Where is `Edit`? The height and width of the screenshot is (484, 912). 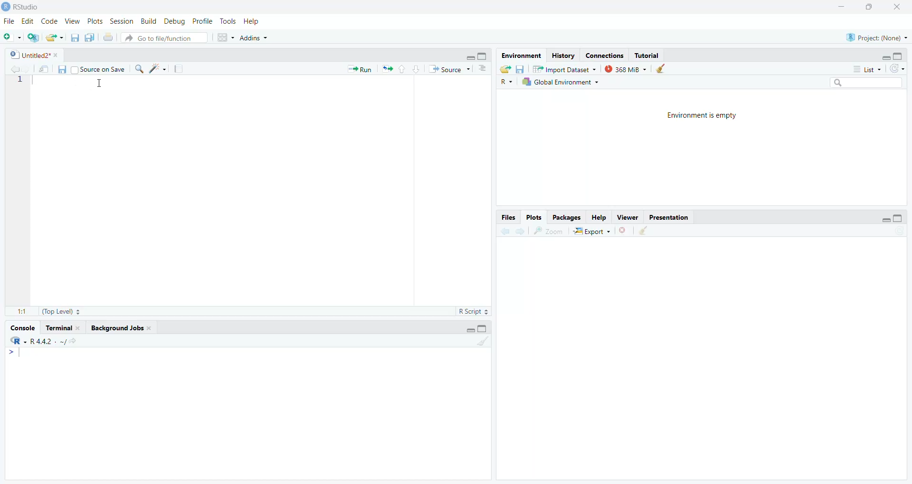
Edit is located at coordinates (28, 21).